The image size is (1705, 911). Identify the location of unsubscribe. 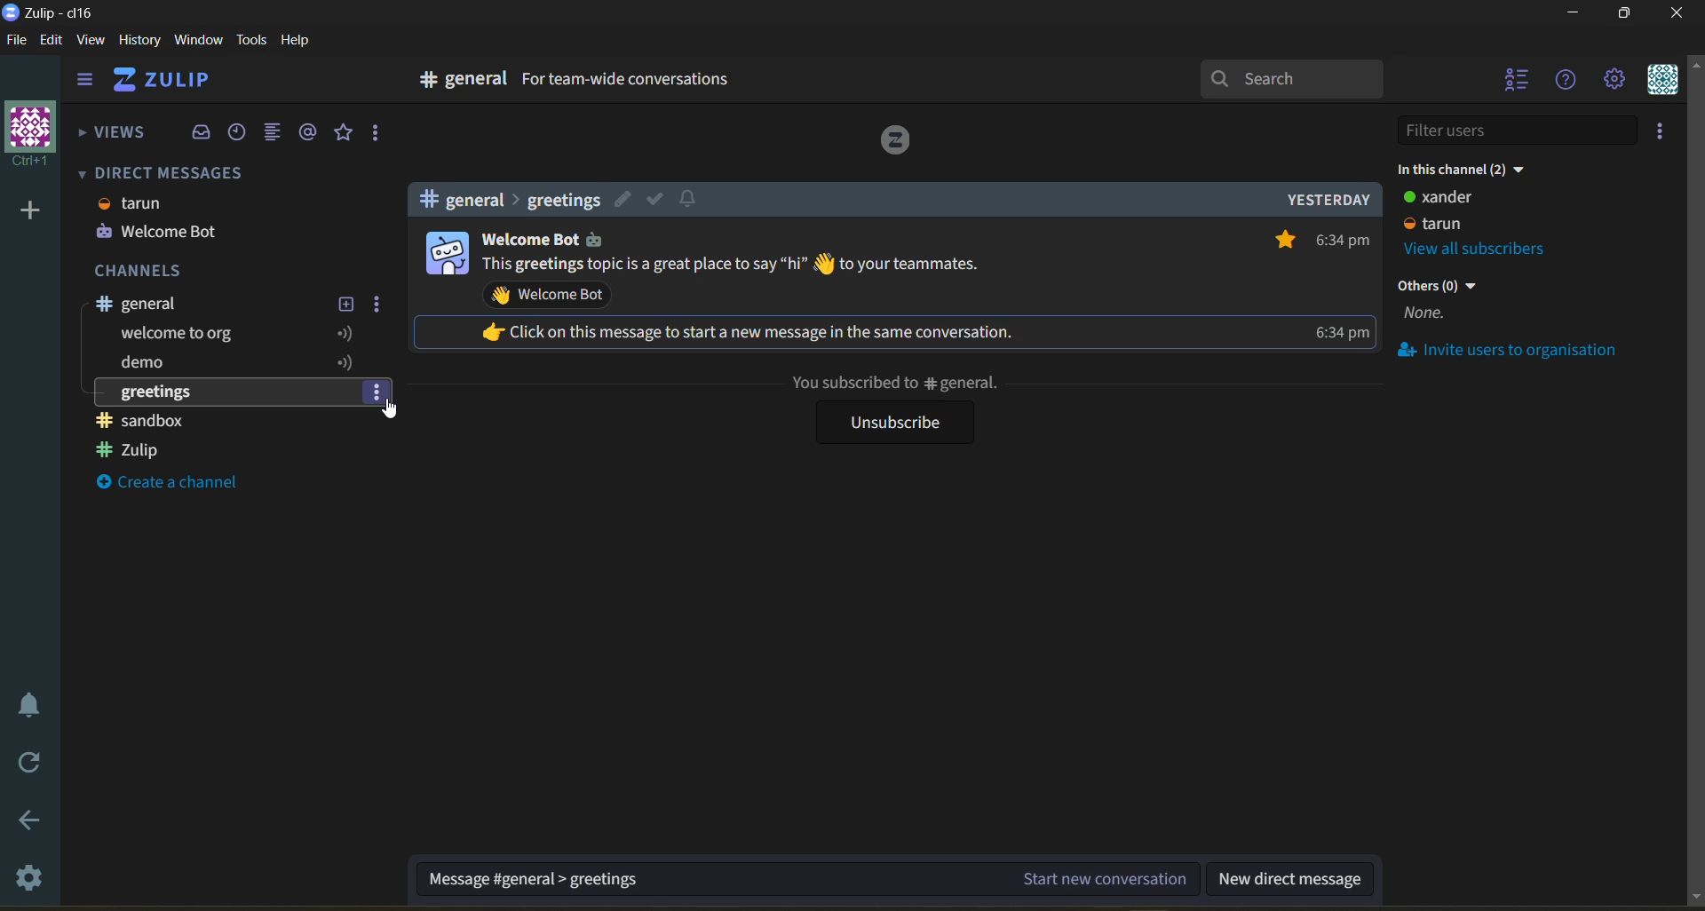
(891, 423).